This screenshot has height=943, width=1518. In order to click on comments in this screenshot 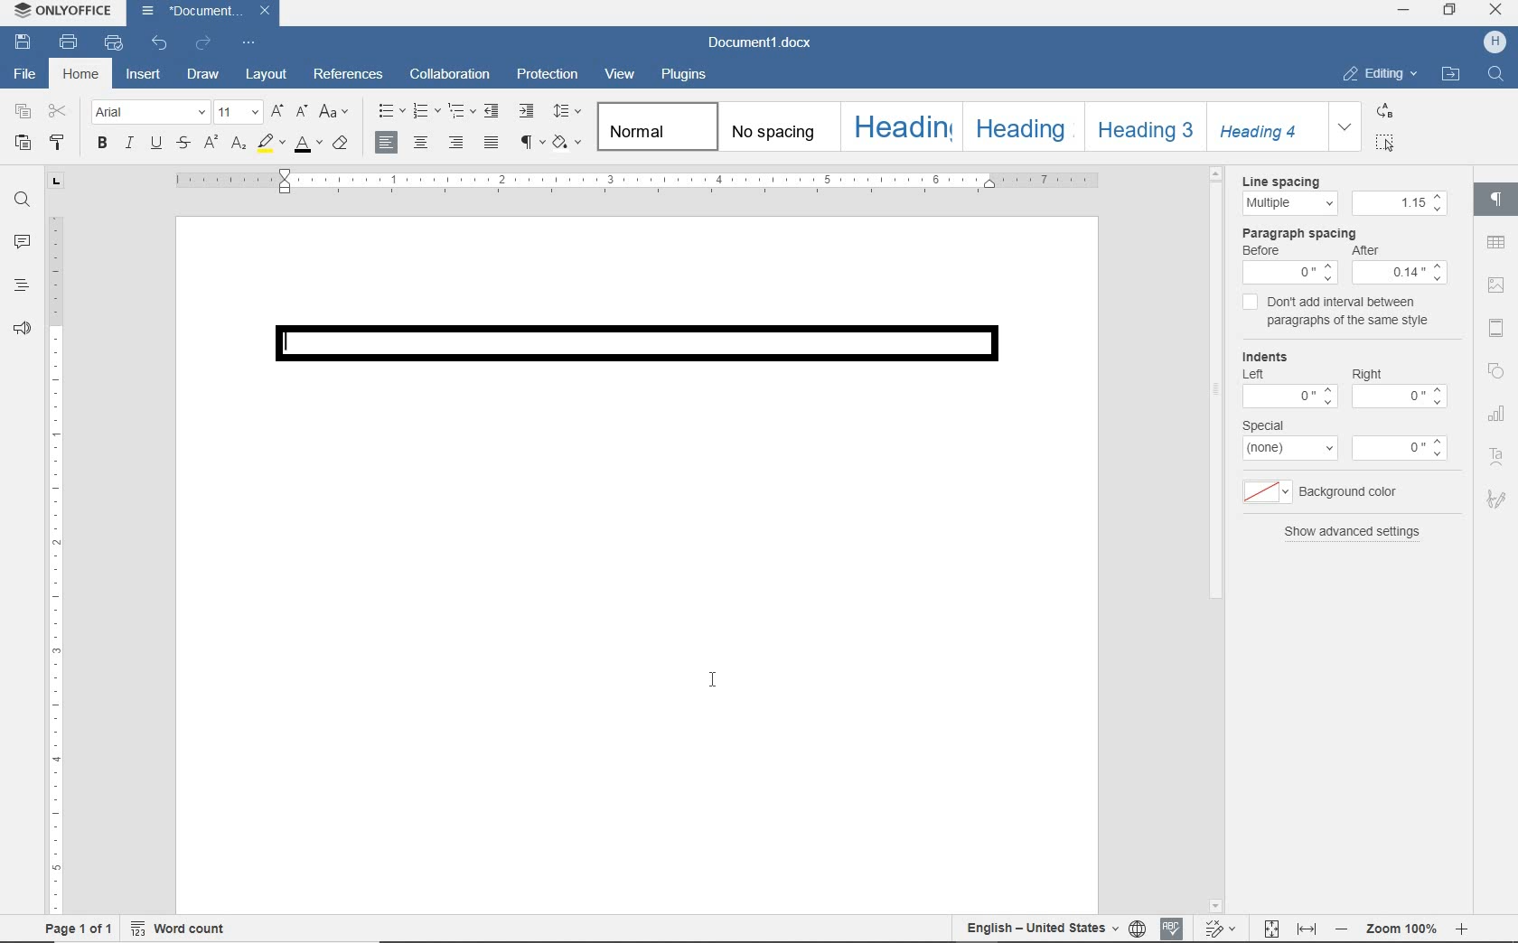, I will do `click(22, 244)`.